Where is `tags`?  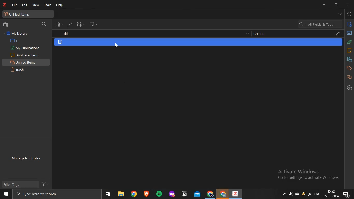
tags is located at coordinates (349, 68).